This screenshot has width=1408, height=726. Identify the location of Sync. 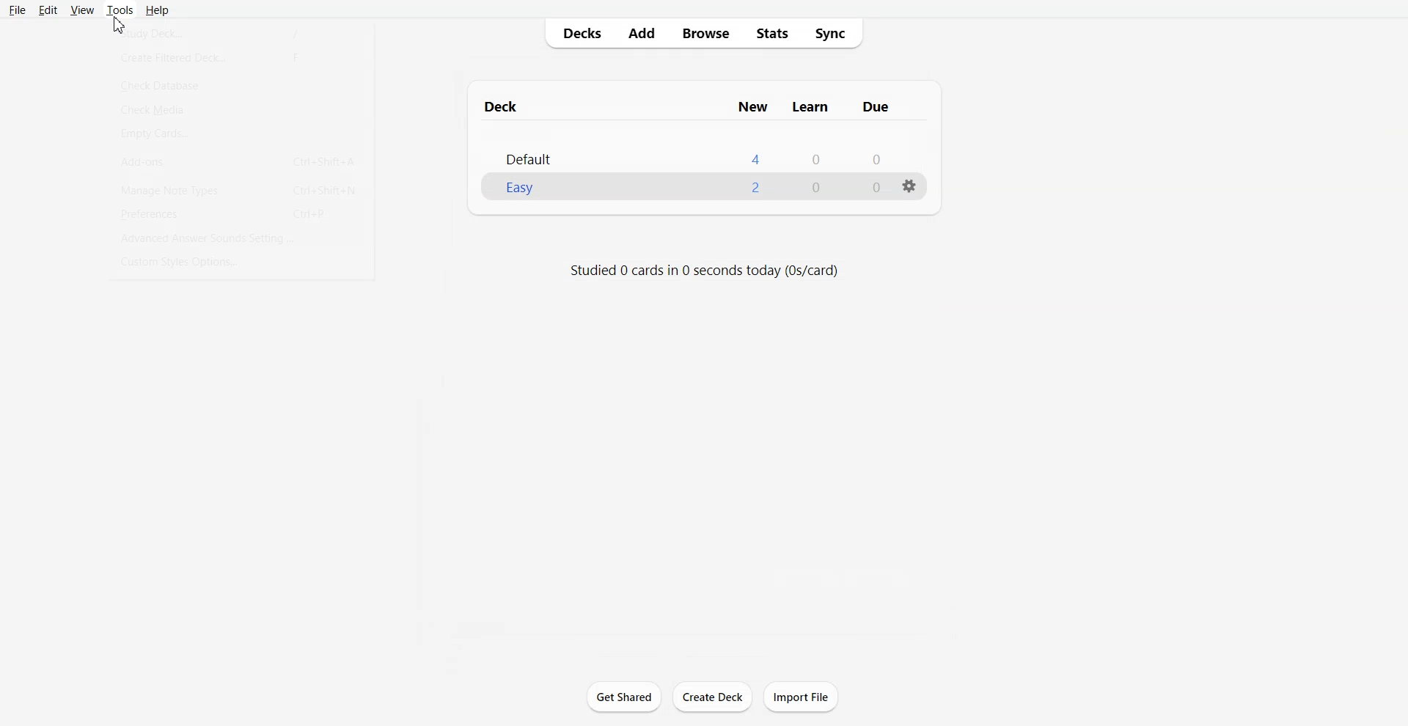
(835, 34).